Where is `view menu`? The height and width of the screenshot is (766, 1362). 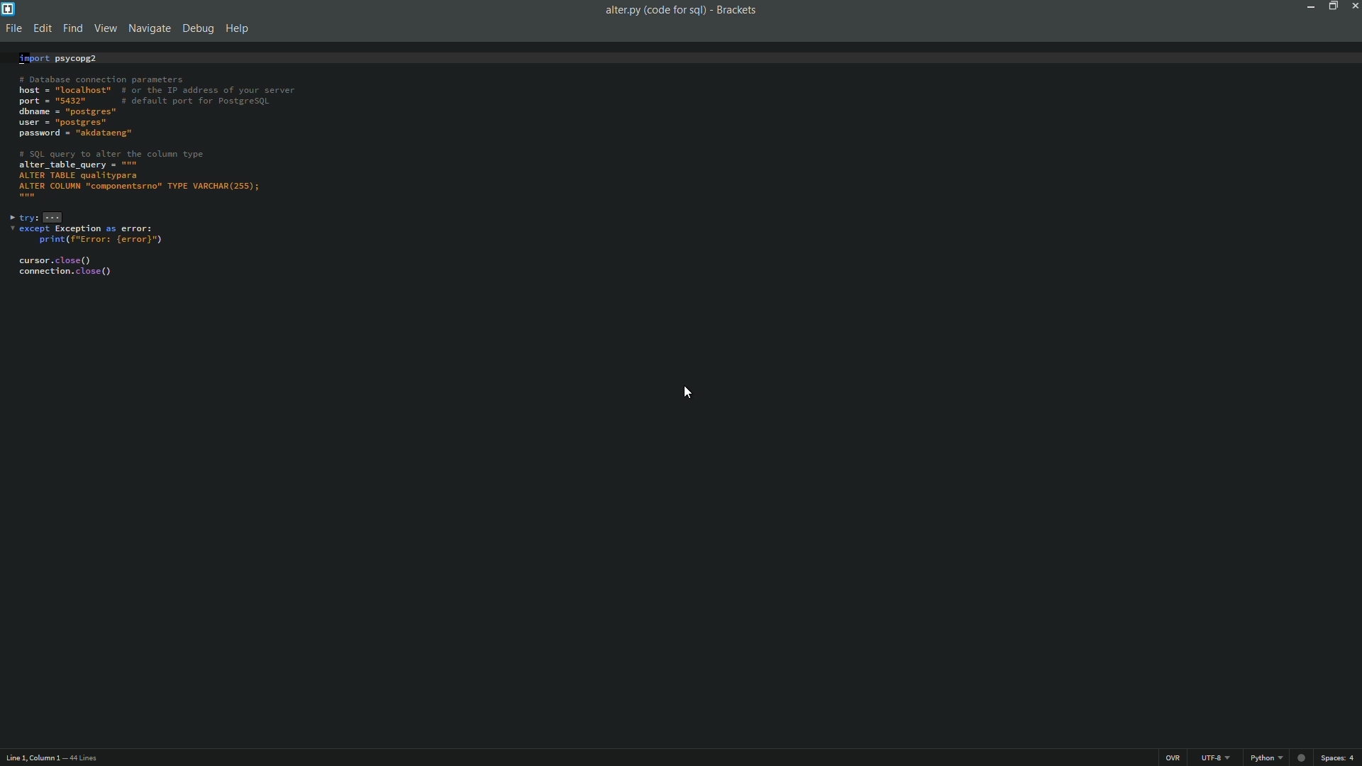
view menu is located at coordinates (101, 29).